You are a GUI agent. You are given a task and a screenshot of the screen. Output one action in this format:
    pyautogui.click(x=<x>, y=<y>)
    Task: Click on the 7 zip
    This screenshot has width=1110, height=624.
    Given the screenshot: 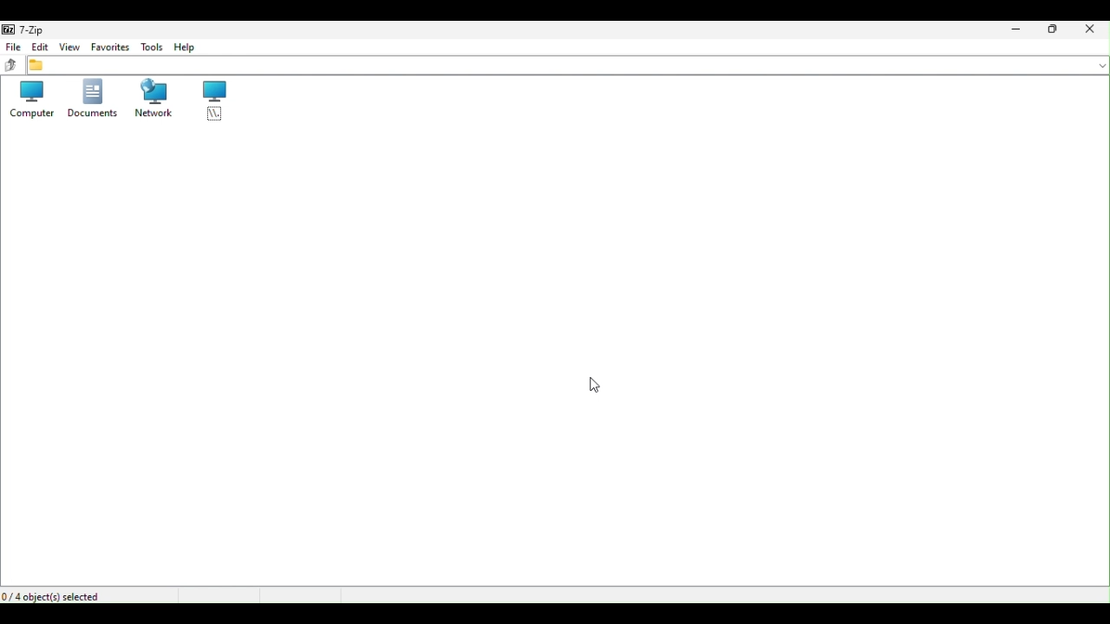 What is the action you would take?
    pyautogui.click(x=27, y=29)
    